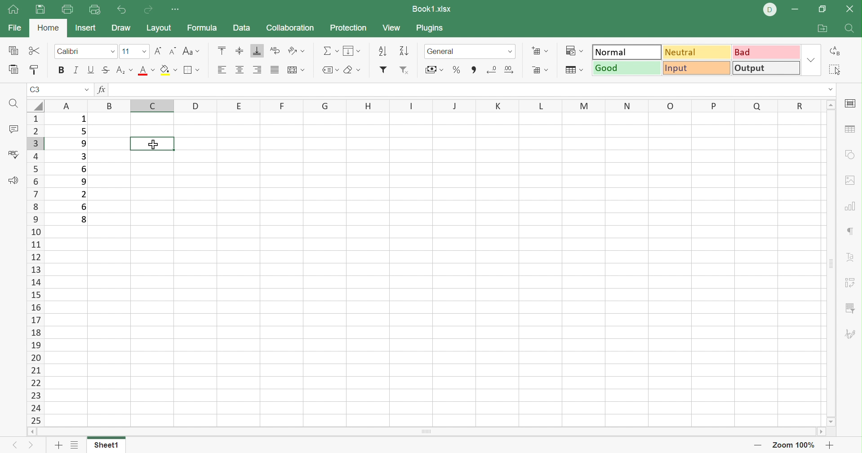  I want to click on Home, so click(49, 29).